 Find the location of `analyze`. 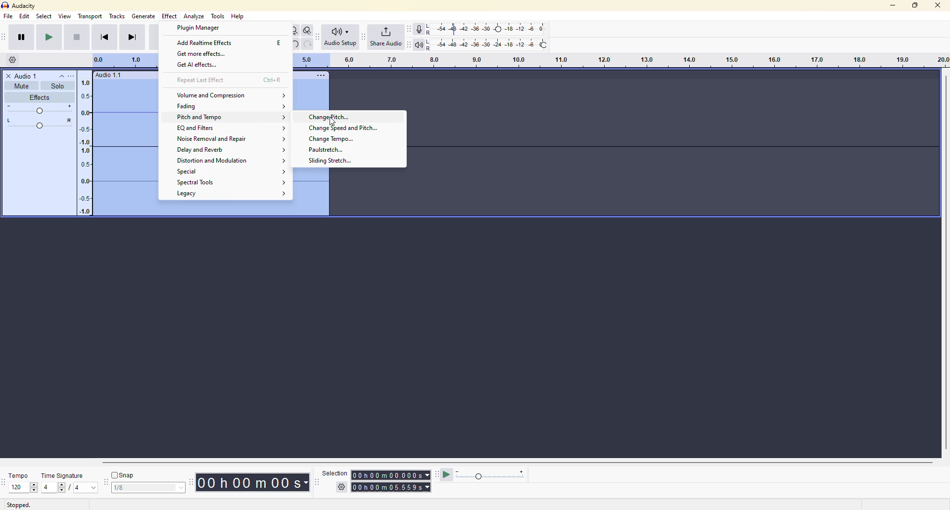

analyze is located at coordinates (195, 16).